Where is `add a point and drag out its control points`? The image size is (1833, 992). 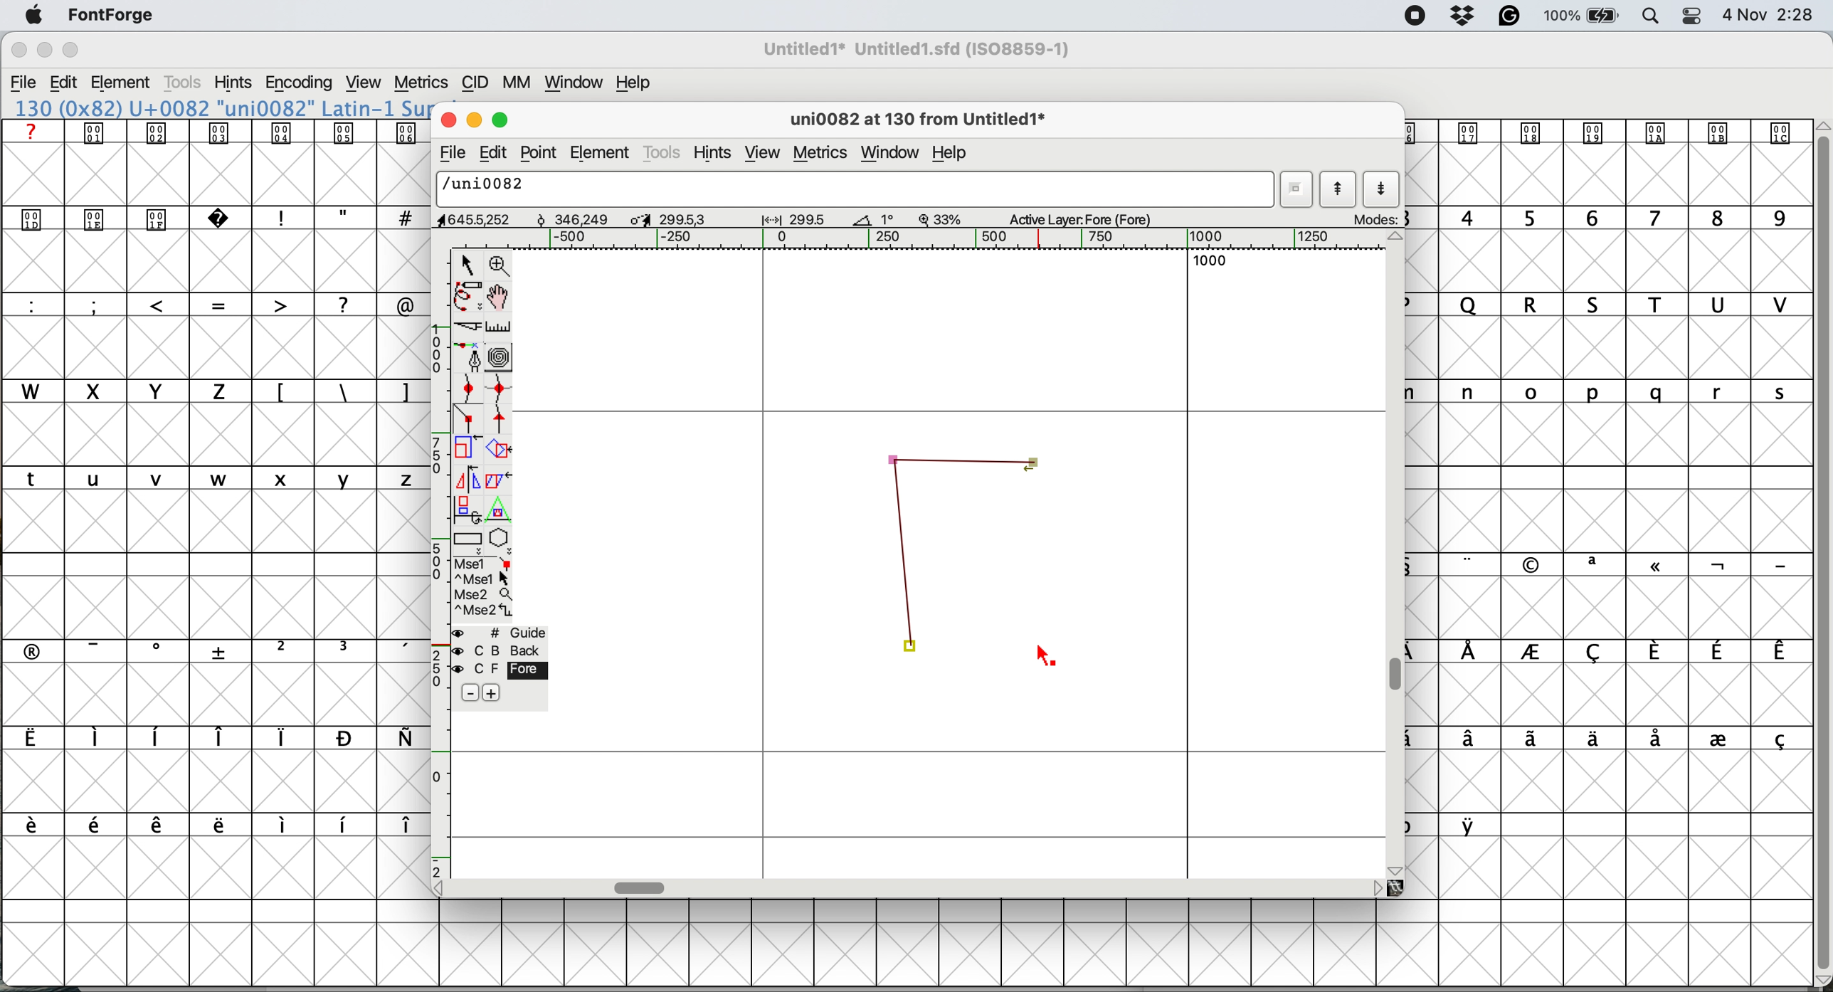 add a point and drag out its control points is located at coordinates (471, 357).